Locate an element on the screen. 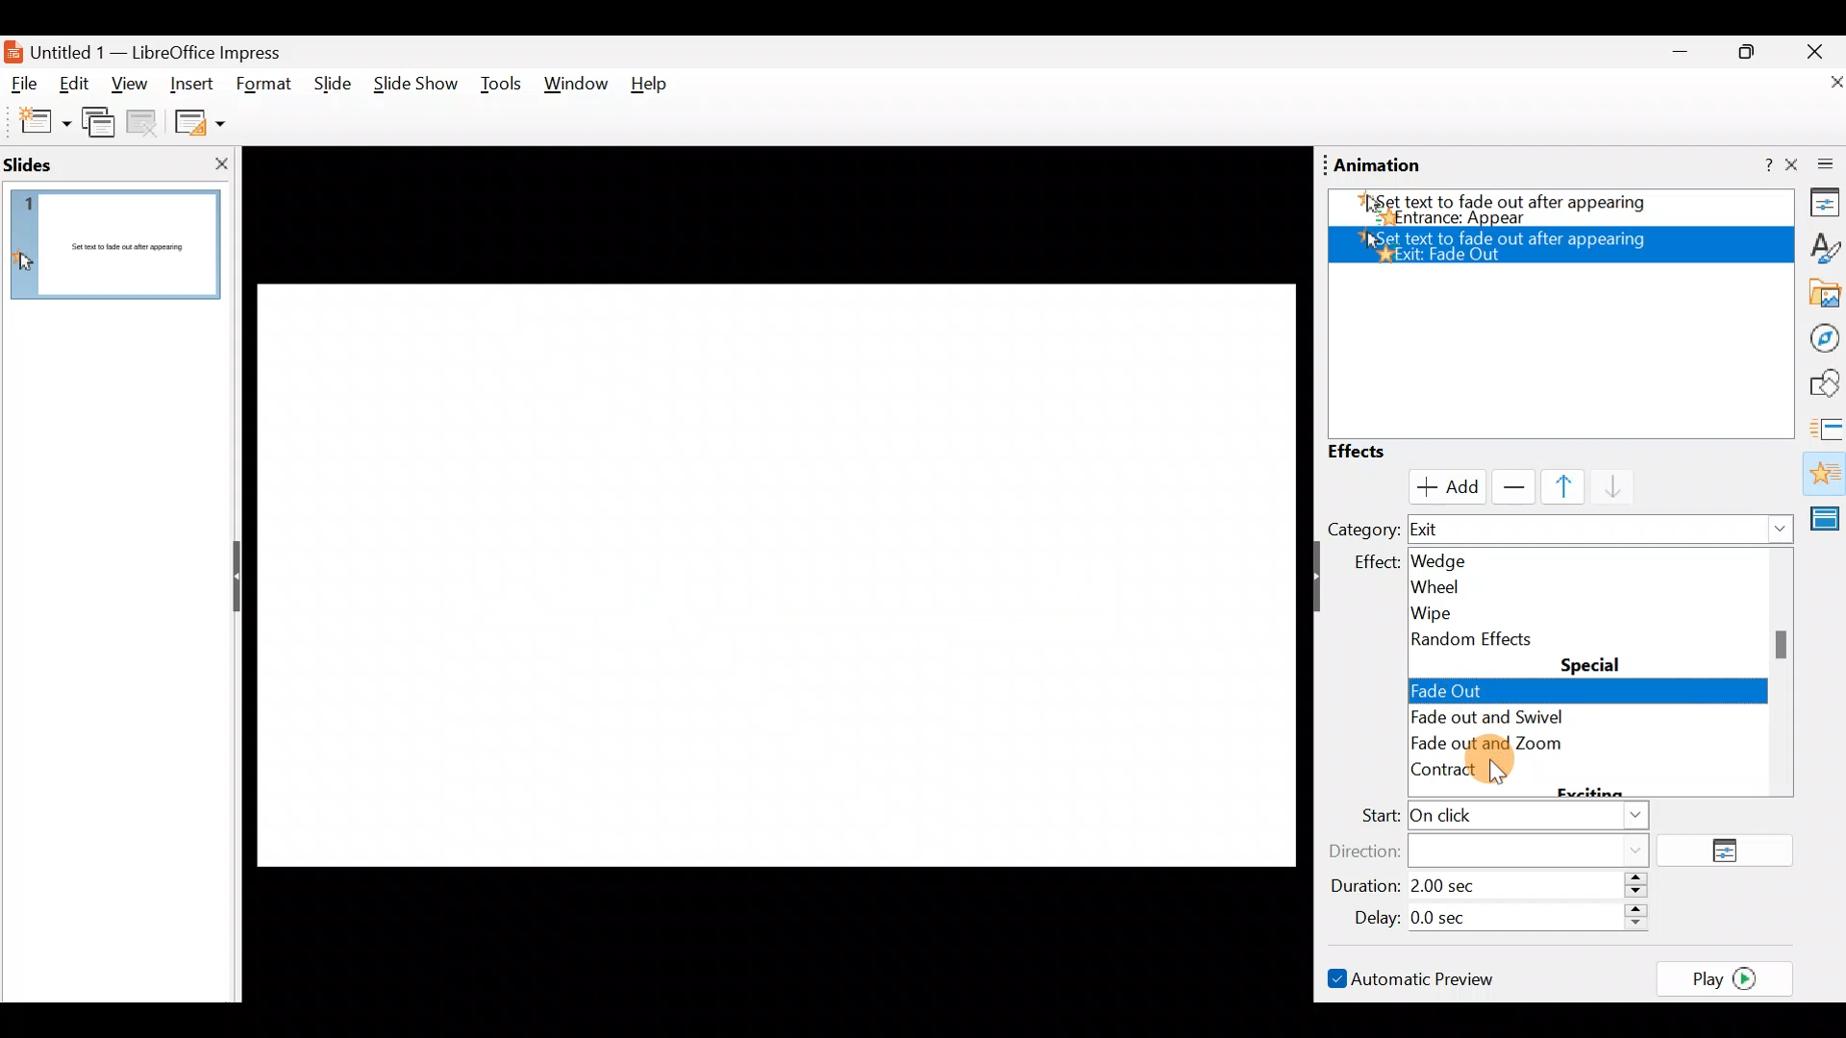 Image resolution: width=1846 pixels, height=1038 pixels. Fade out and zoom is located at coordinates (1513, 745).